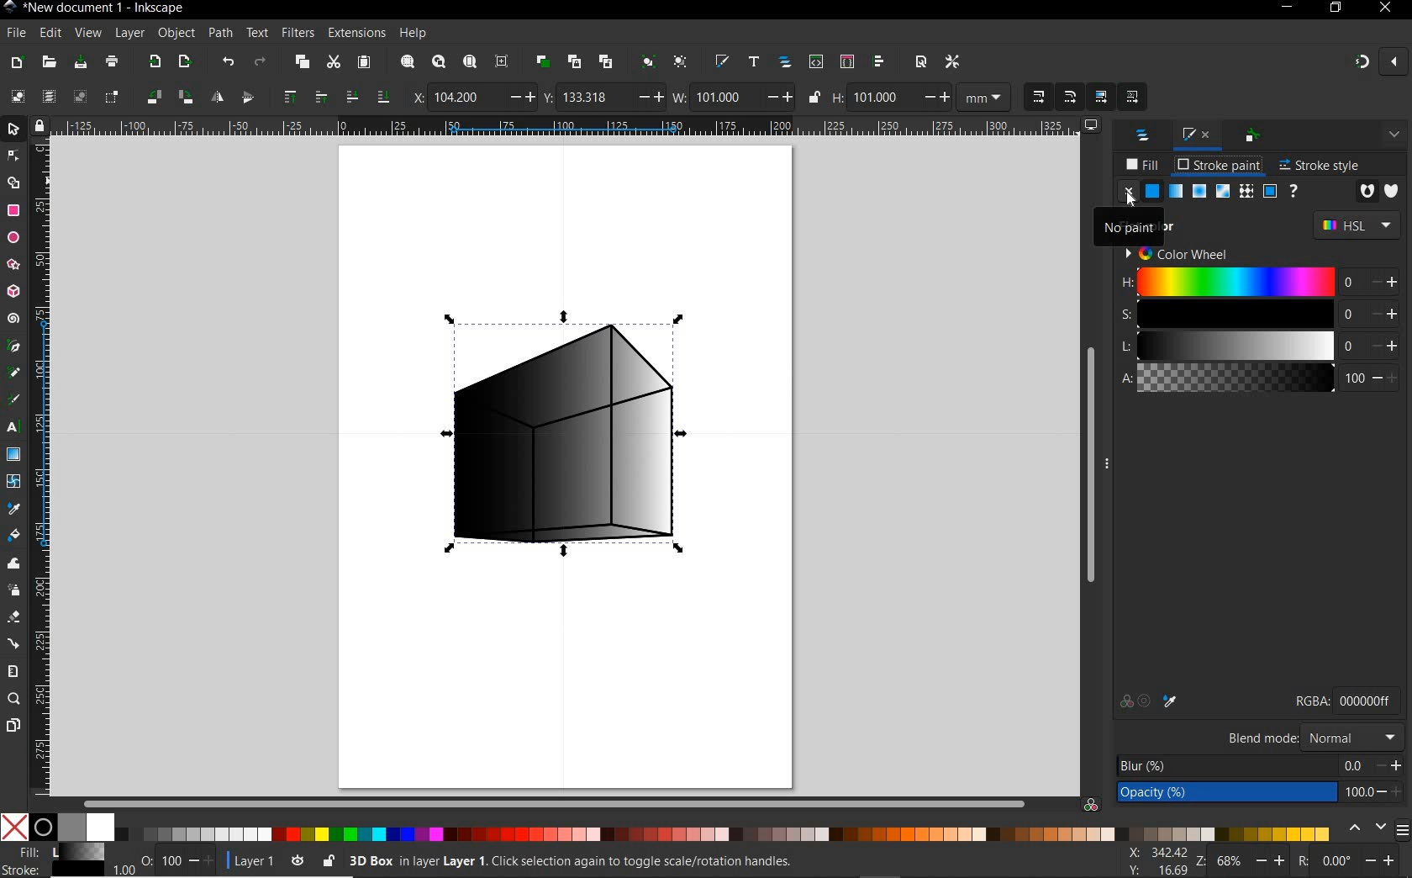 The width and height of the screenshot is (1412, 878). What do you see at coordinates (153, 96) in the screenshot?
I see `OBJECT ROTATE` at bounding box center [153, 96].